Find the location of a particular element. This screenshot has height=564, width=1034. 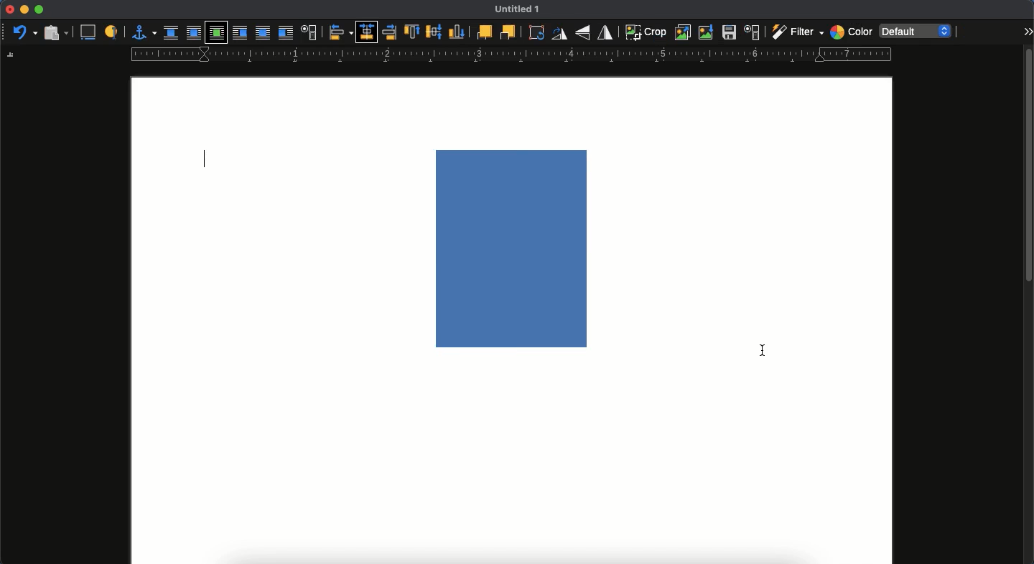

optimal is located at coordinates (215, 33).